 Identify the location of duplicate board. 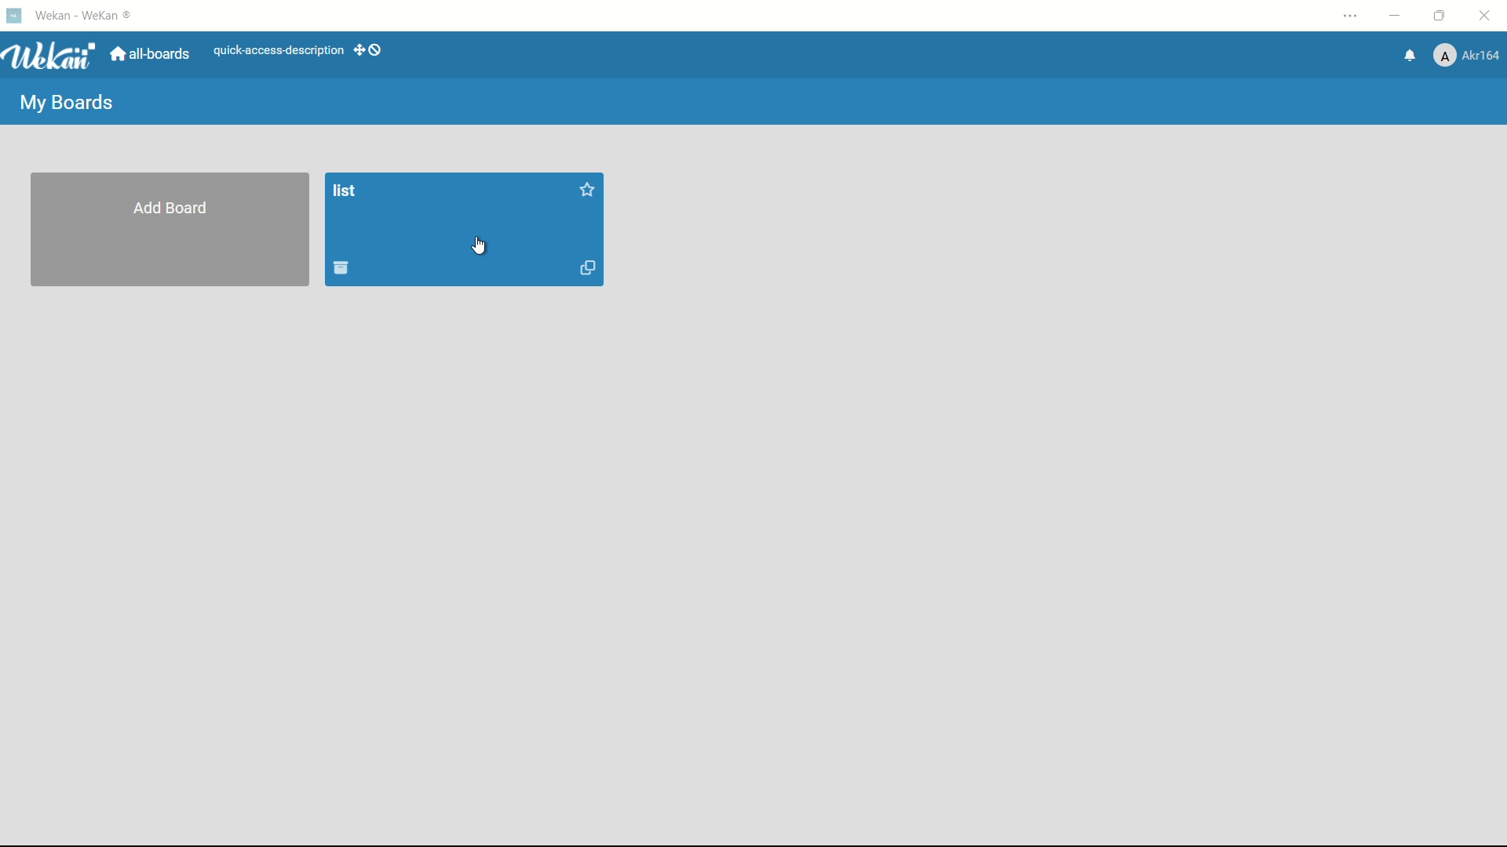
(589, 269).